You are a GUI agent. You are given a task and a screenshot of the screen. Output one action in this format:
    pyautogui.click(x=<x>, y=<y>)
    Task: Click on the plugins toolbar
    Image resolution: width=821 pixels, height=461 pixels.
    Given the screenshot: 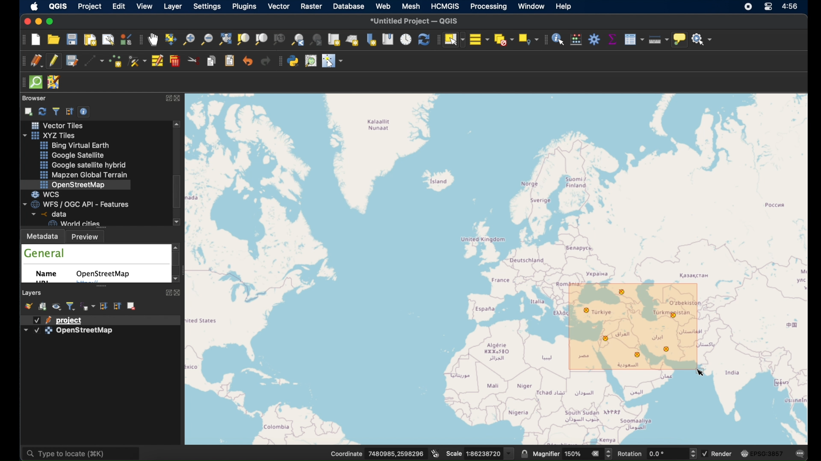 What is the action you would take?
    pyautogui.click(x=279, y=62)
    